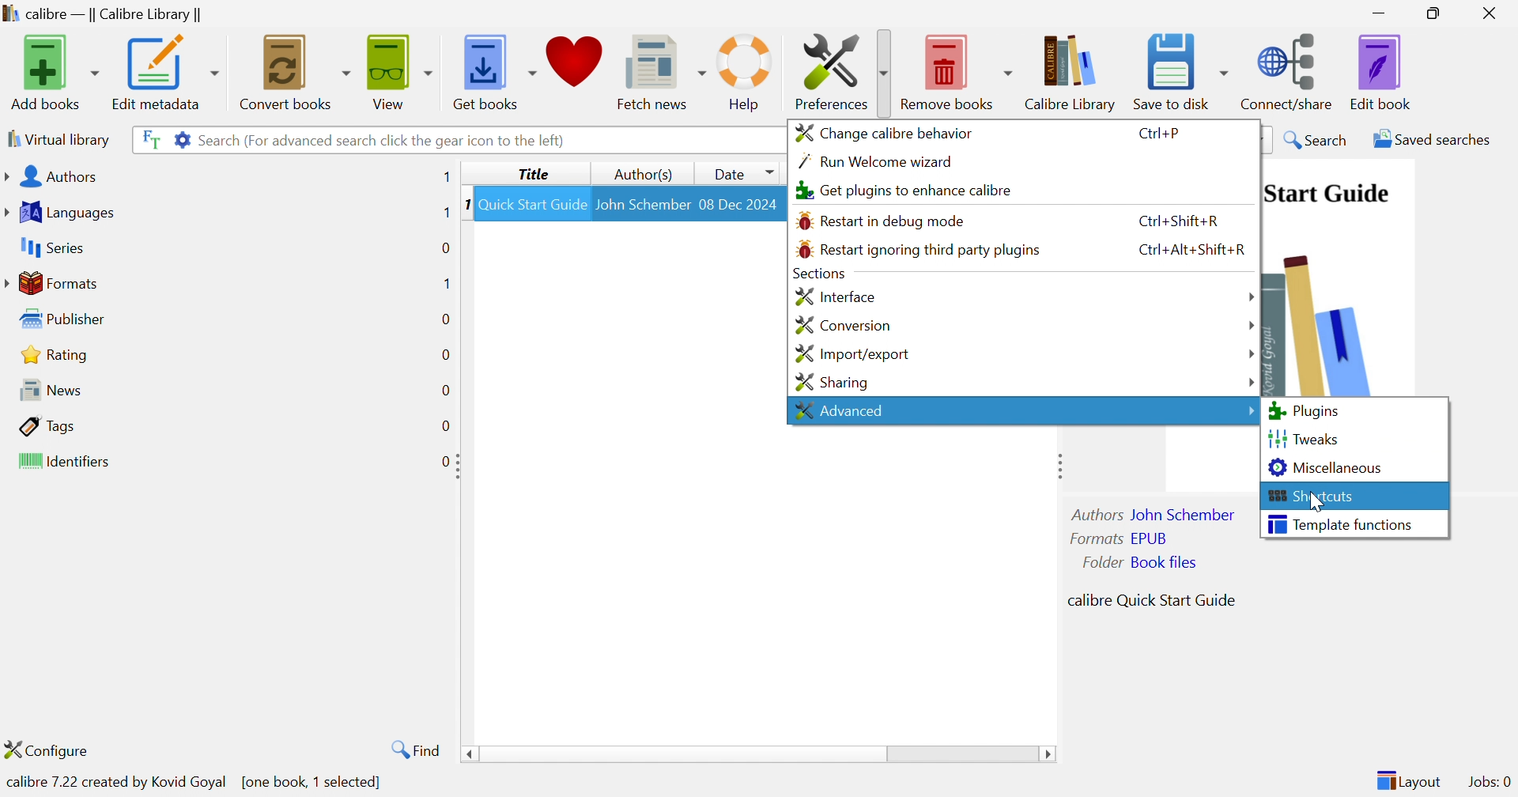  What do you see at coordinates (957, 69) in the screenshot?
I see `Remove books` at bounding box center [957, 69].